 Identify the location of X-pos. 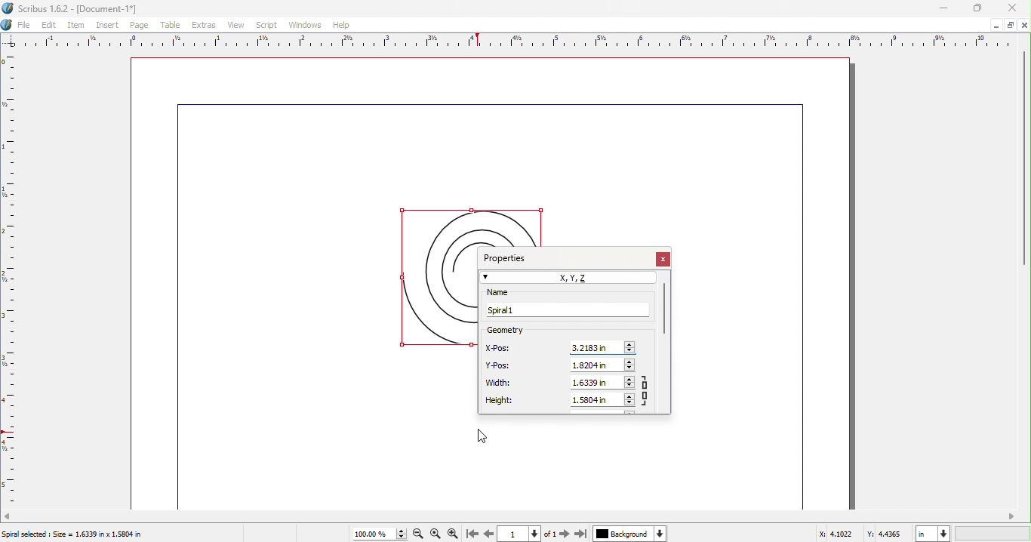
(500, 347).